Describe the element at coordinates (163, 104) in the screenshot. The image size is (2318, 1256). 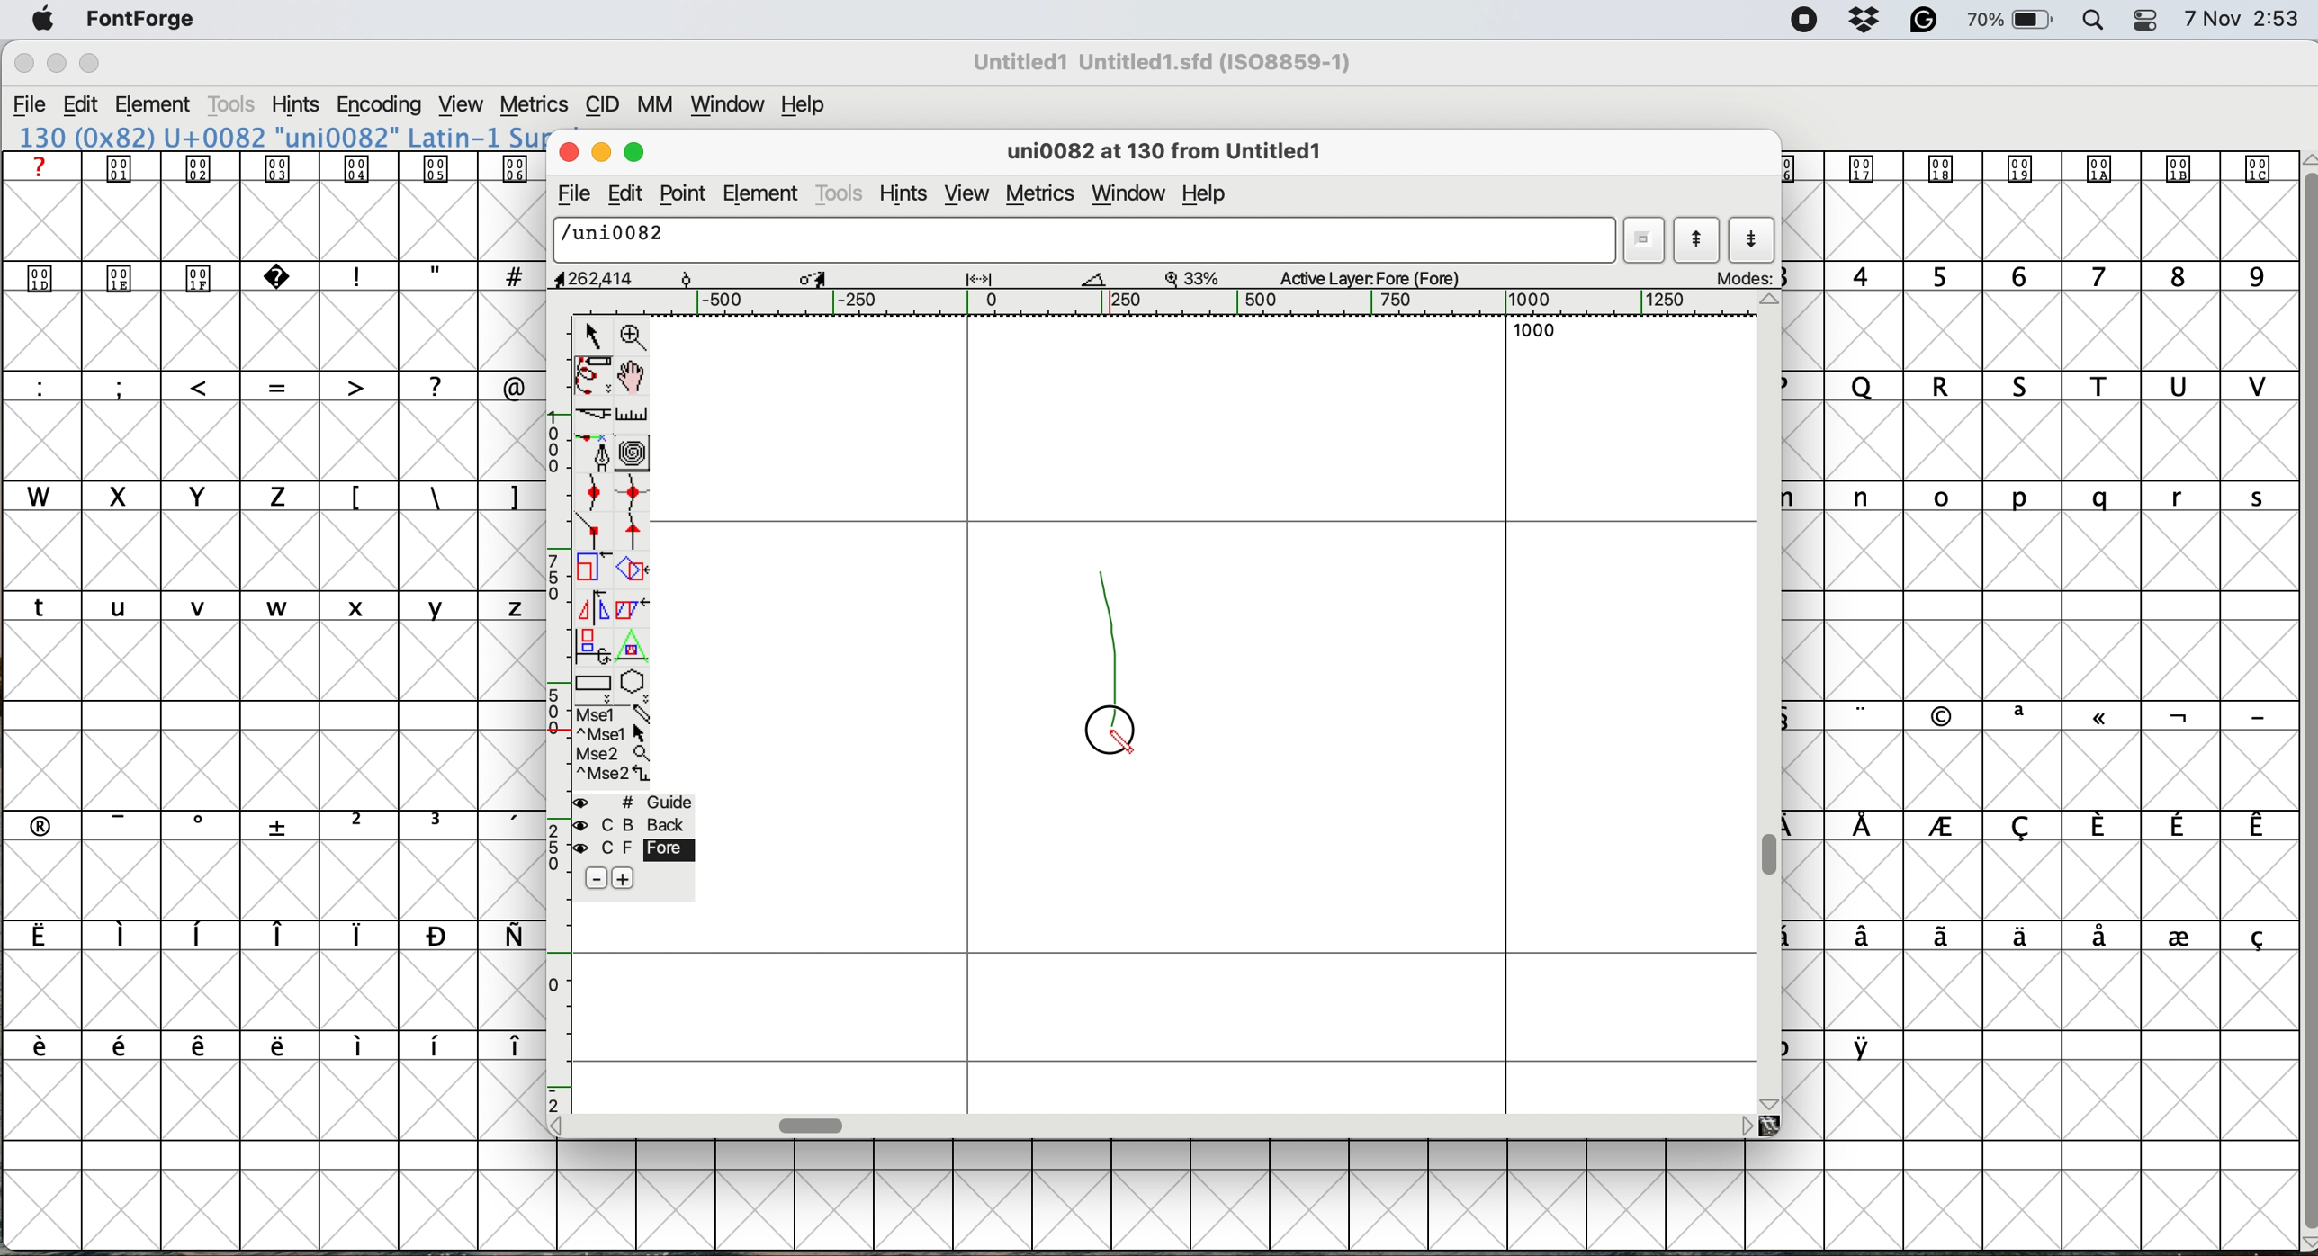
I see `element` at that location.